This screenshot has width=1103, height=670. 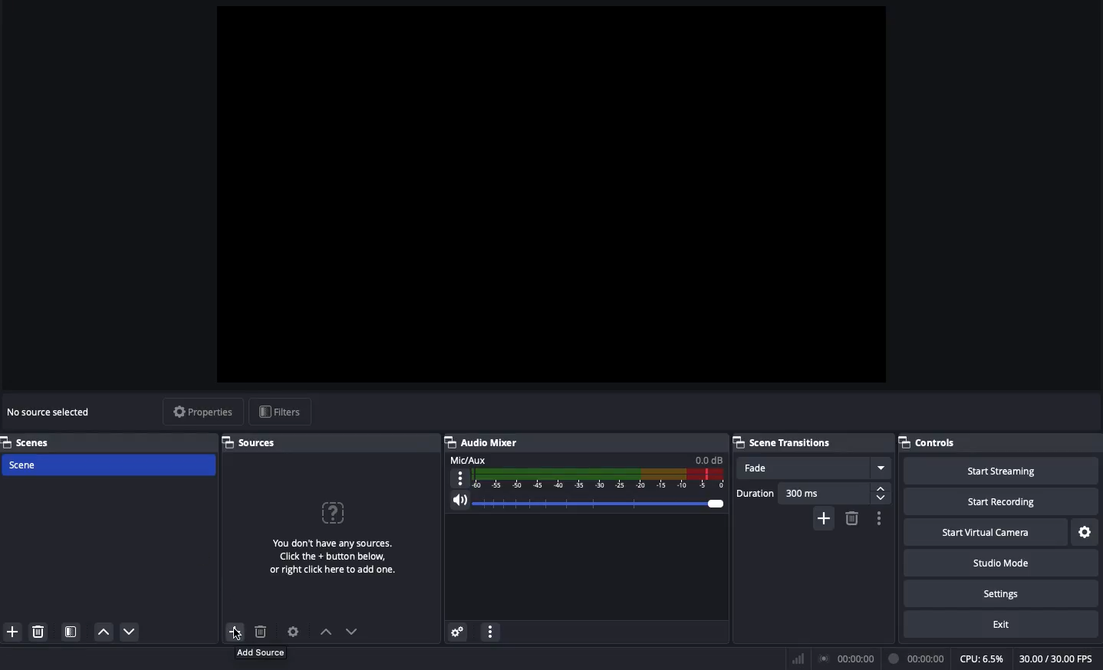 I want to click on FPS, so click(x=1058, y=659).